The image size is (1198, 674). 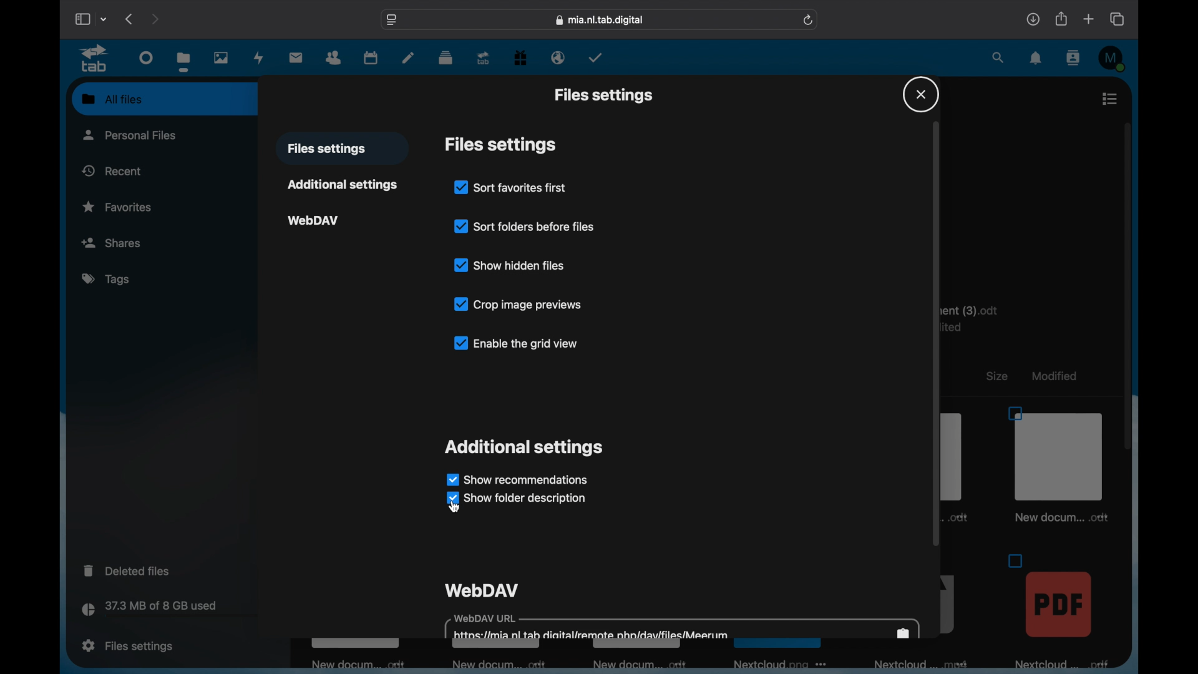 I want to click on show recommendations, so click(x=517, y=479).